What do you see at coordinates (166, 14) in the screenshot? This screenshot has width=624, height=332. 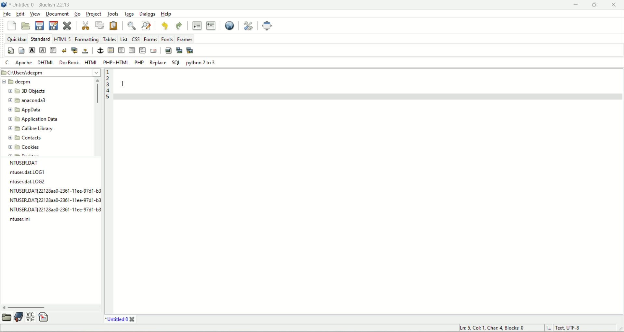 I see `help` at bounding box center [166, 14].